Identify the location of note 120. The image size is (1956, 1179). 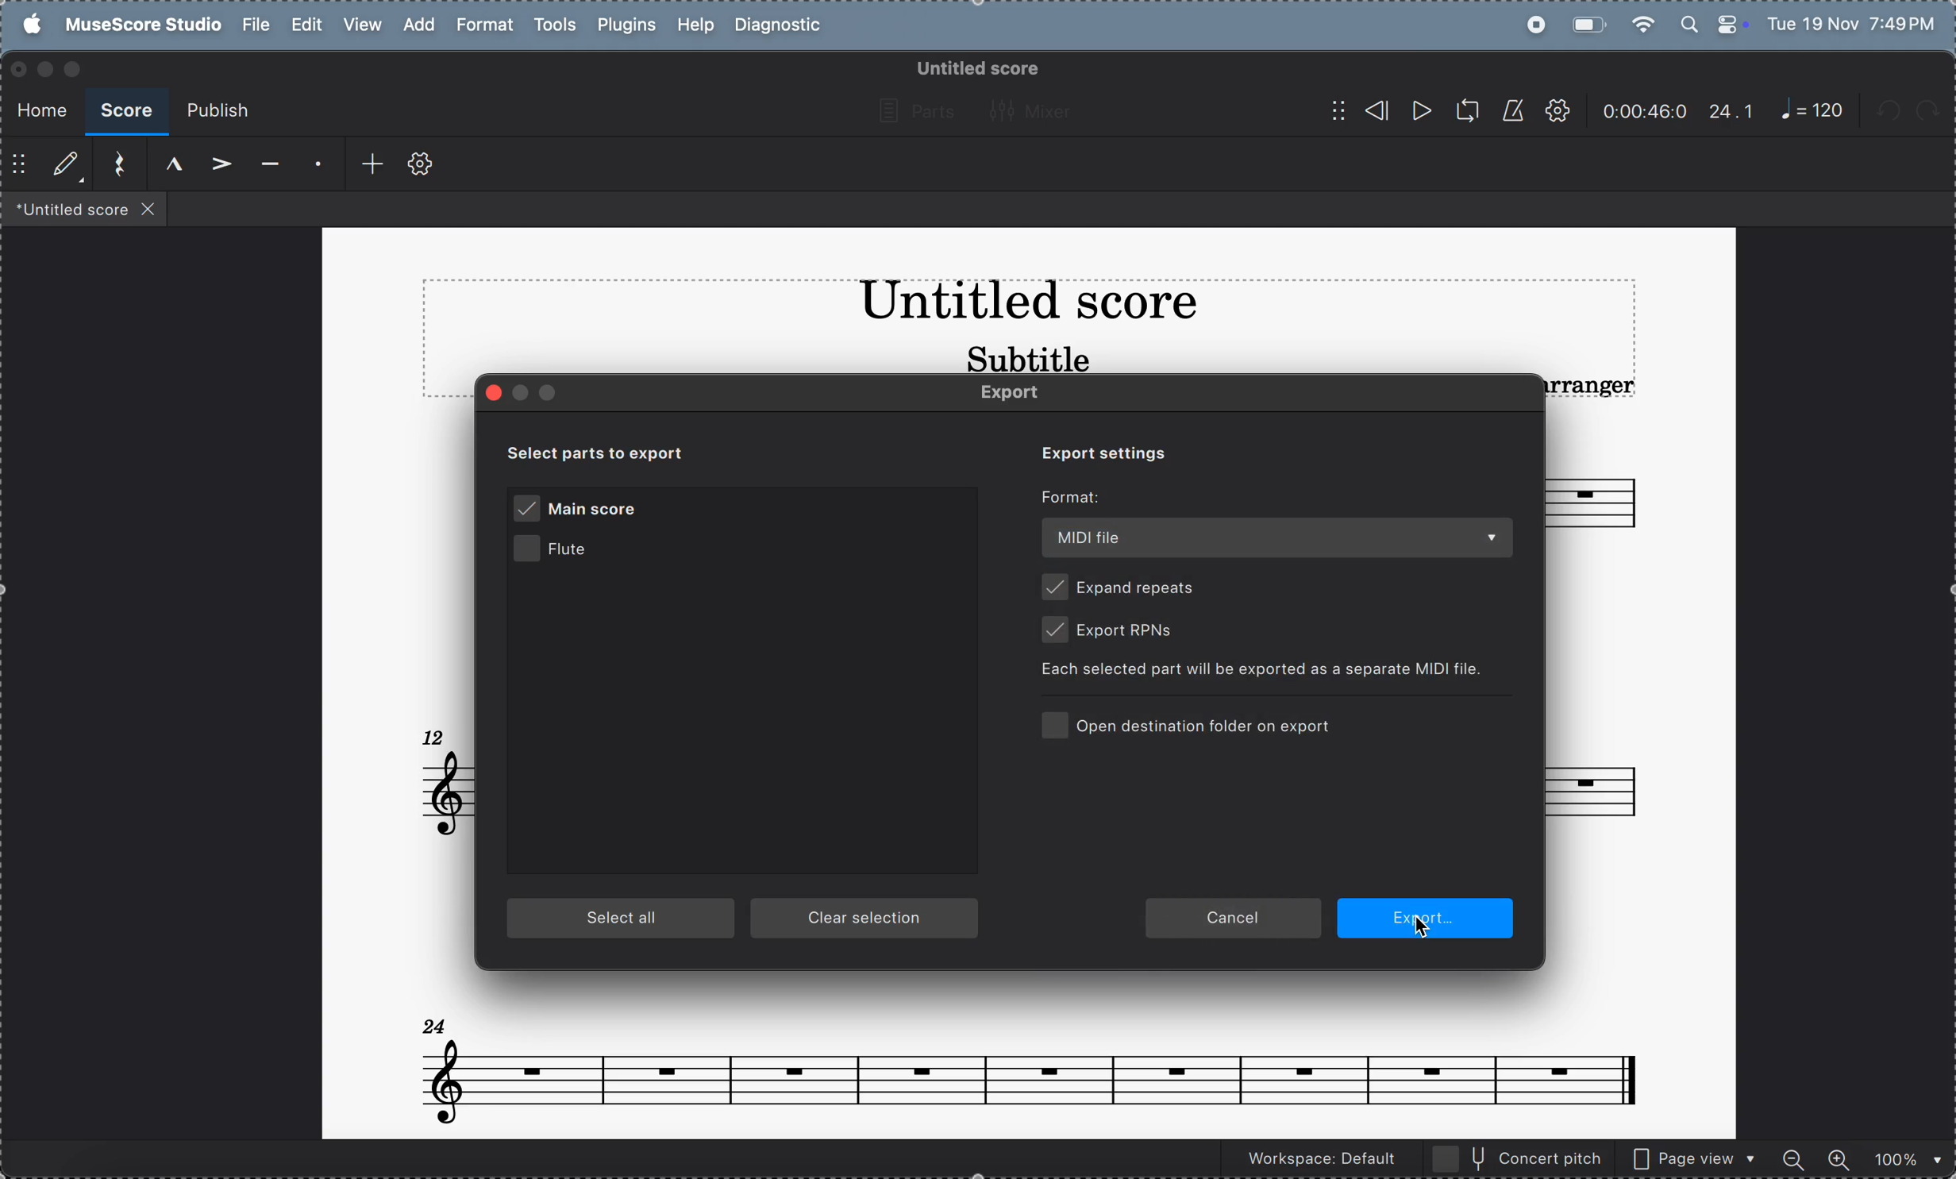
(1812, 111).